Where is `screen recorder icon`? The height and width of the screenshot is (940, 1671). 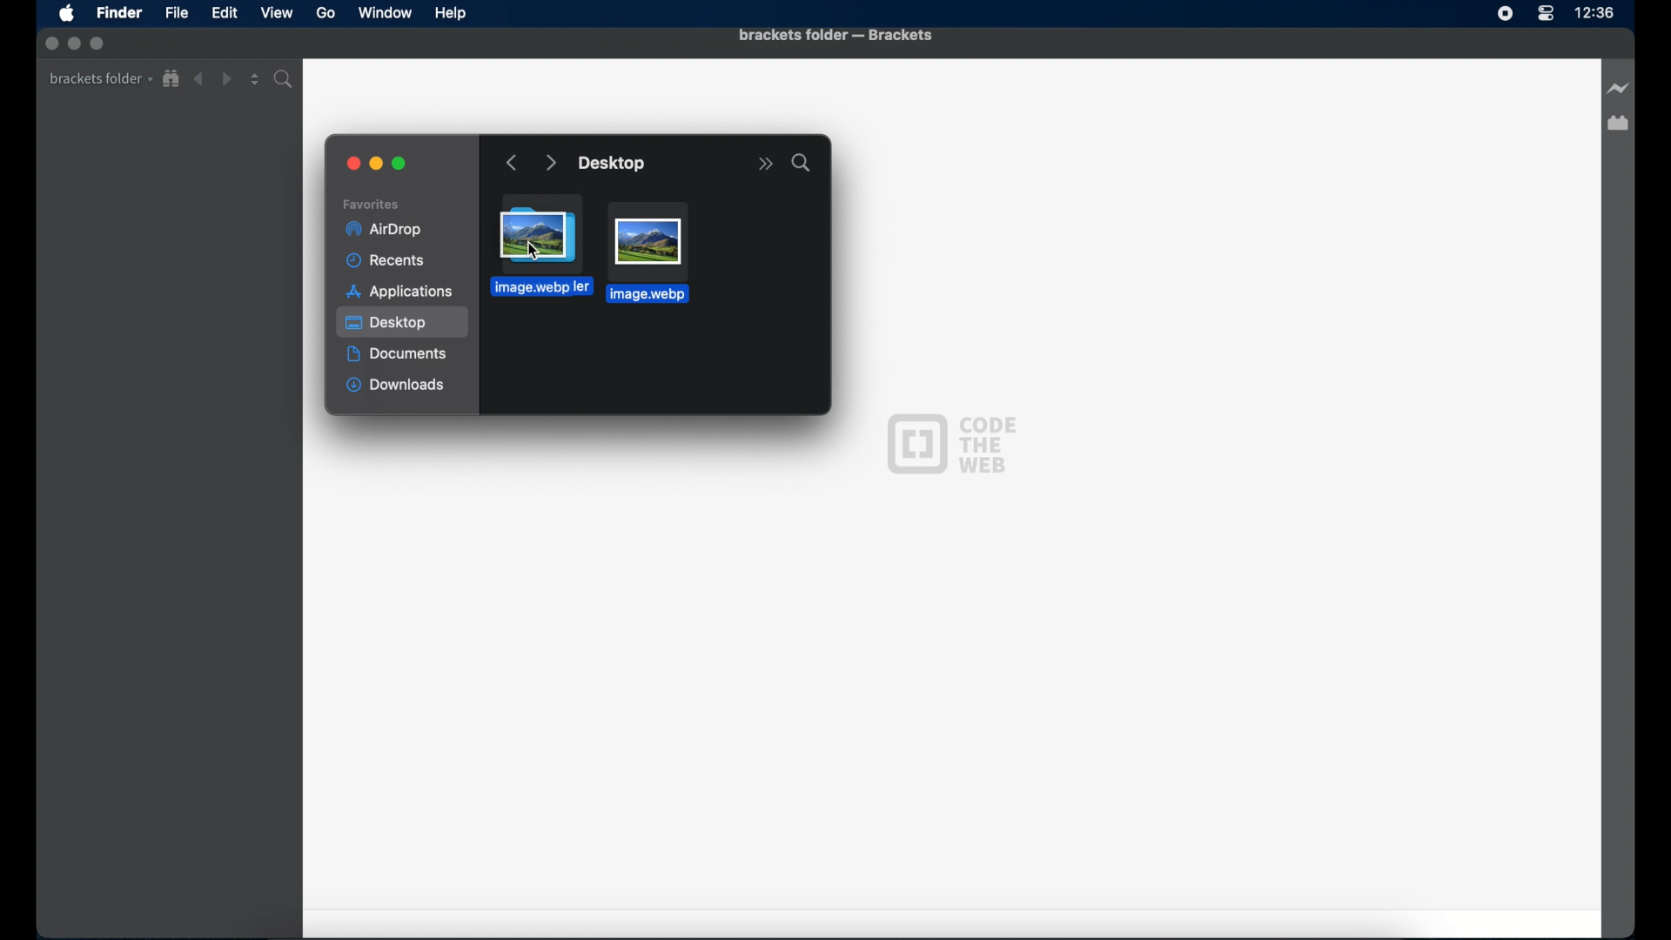 screen recorder icon is located at coordinates (1506, 15).